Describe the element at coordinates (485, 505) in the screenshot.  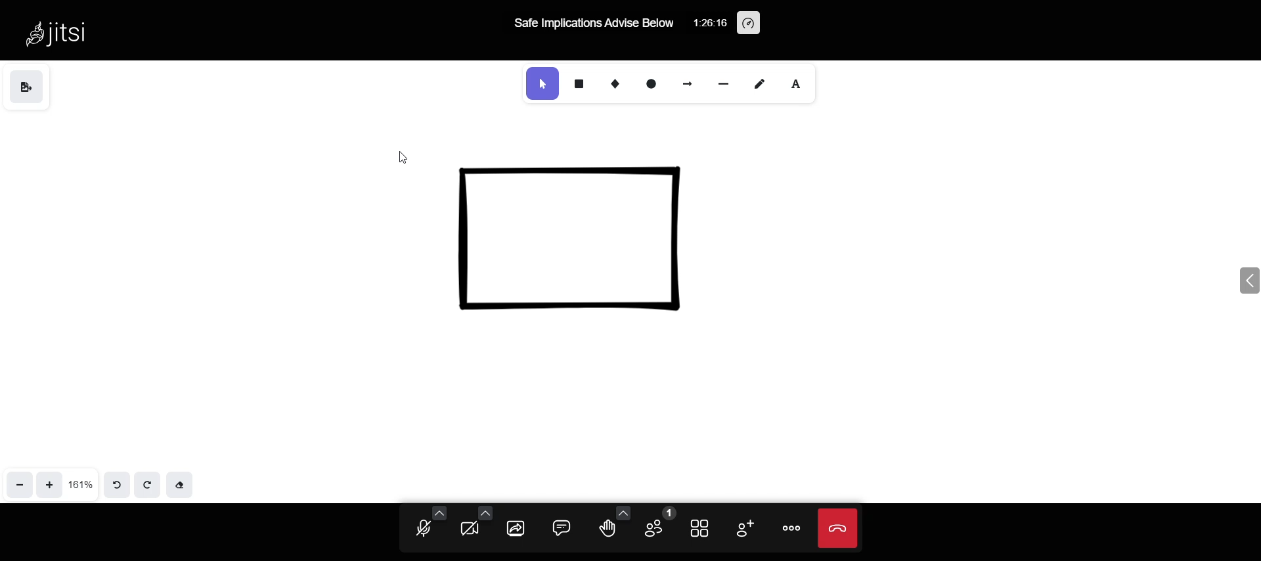
I see `video setting` at that location.